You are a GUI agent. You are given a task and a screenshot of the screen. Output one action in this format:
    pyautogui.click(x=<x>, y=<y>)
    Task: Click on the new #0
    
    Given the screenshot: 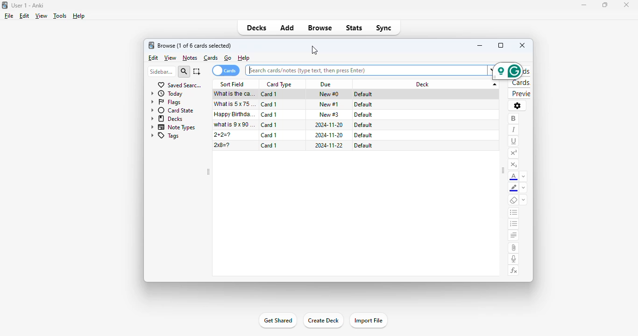 What is the action you would take?
    pyautogui.click(x=329, y=94)
    